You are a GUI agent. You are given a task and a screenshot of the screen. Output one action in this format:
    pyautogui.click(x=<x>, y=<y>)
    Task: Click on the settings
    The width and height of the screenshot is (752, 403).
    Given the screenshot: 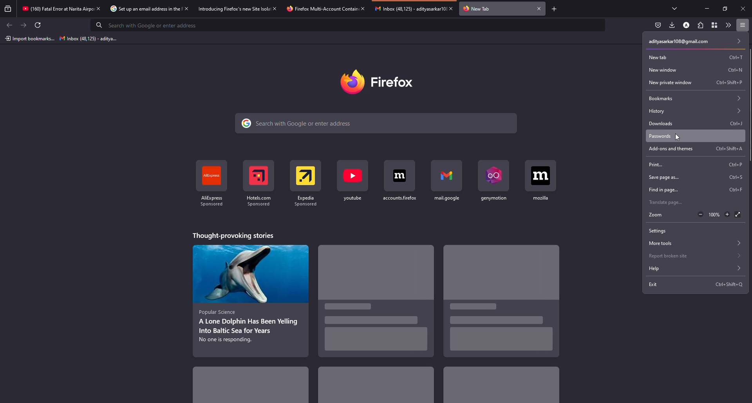 What is the action you would take?
    pyautogui.click(x=657, y=231)
    